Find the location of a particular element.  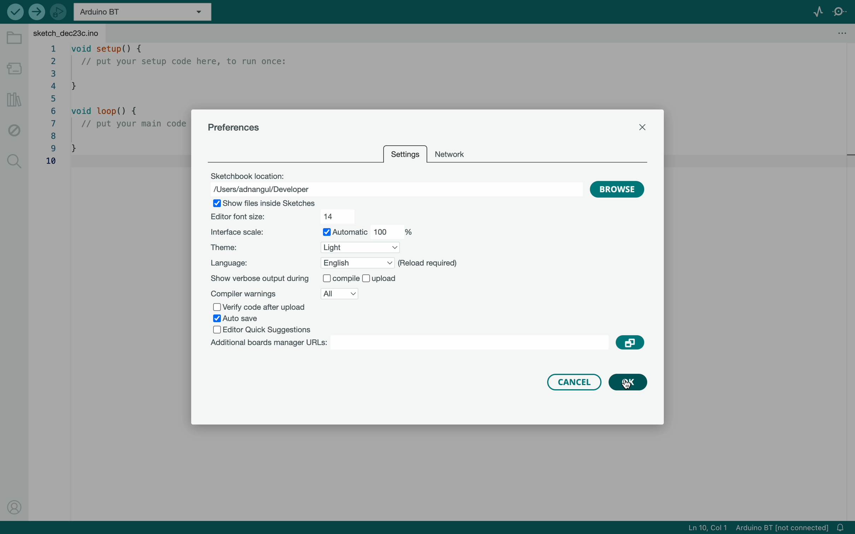

file tab is located at coordinates (82, 34).